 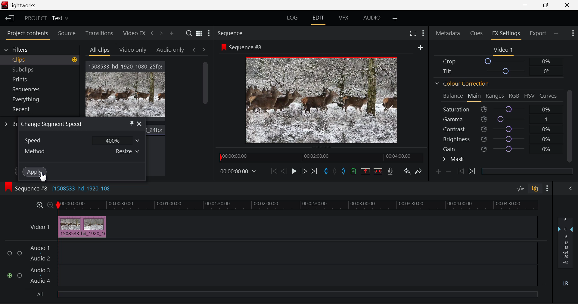 What do you see at coordinates (520, 188) in the screenshot?
I see `Audio Level Editing` at bounding box center [520, 188].